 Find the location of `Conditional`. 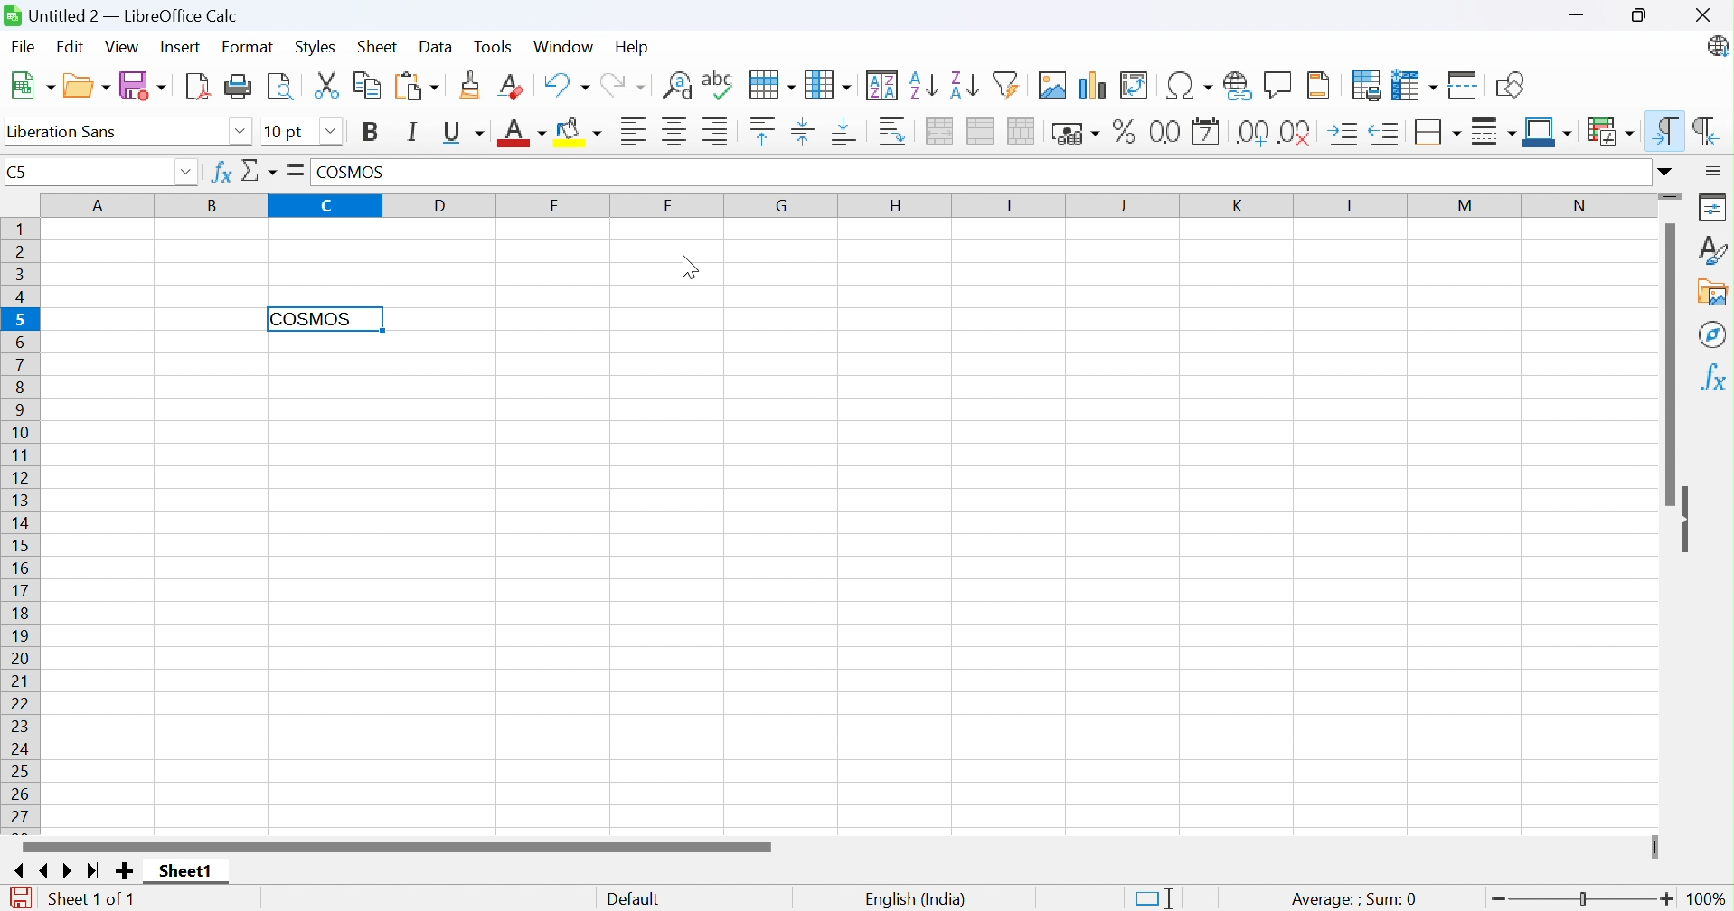

Conditional is located at coordinates (1612, 132).